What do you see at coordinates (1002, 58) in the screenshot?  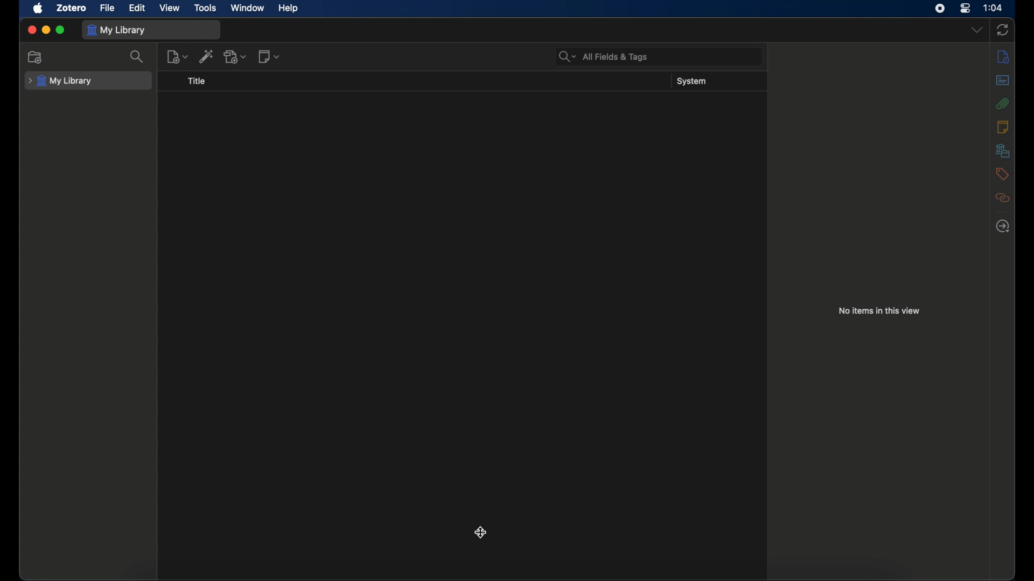 I see `info` at bounding box center [1002, 58].